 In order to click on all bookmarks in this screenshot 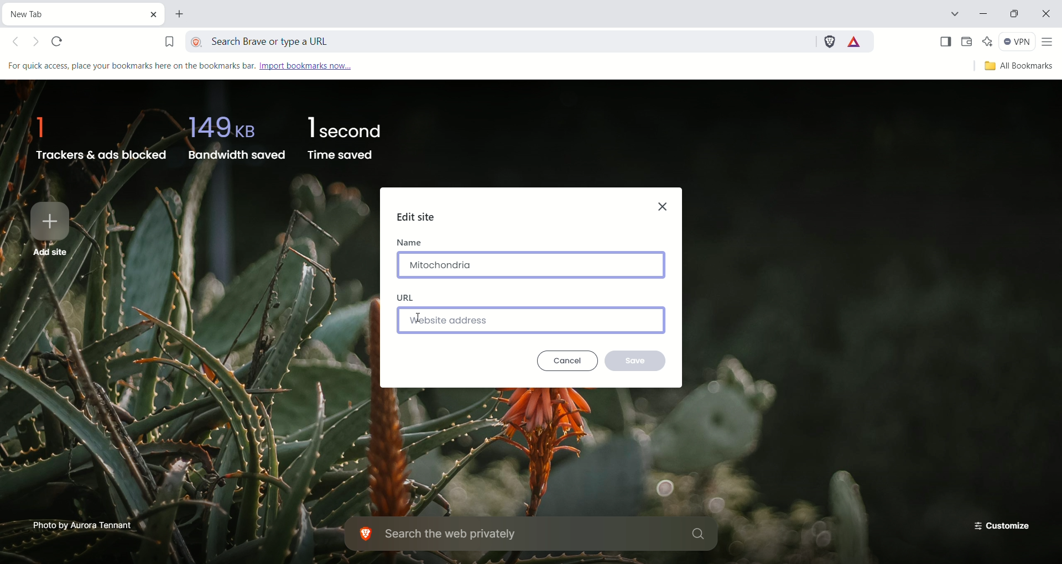, I will do `click(1017, 67)`.